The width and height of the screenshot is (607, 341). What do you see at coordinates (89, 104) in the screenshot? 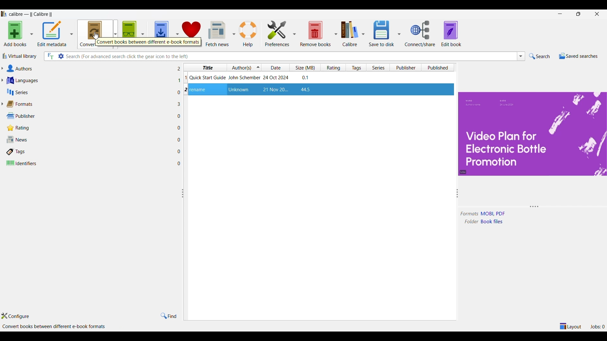
I see `Formats` at bounding box center [89, 104].